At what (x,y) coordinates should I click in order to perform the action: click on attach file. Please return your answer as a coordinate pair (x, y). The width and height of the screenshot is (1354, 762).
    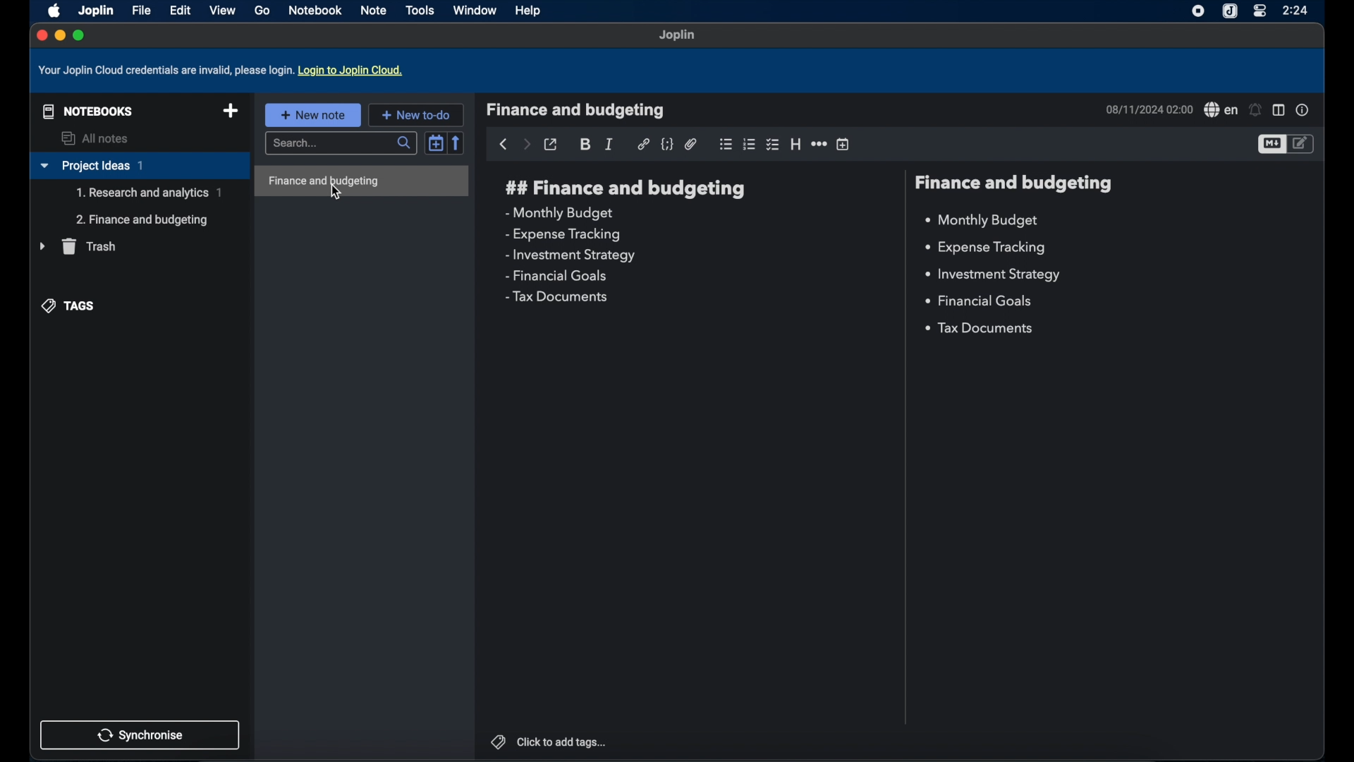
    Looking at the image, I should click on (691, 144).